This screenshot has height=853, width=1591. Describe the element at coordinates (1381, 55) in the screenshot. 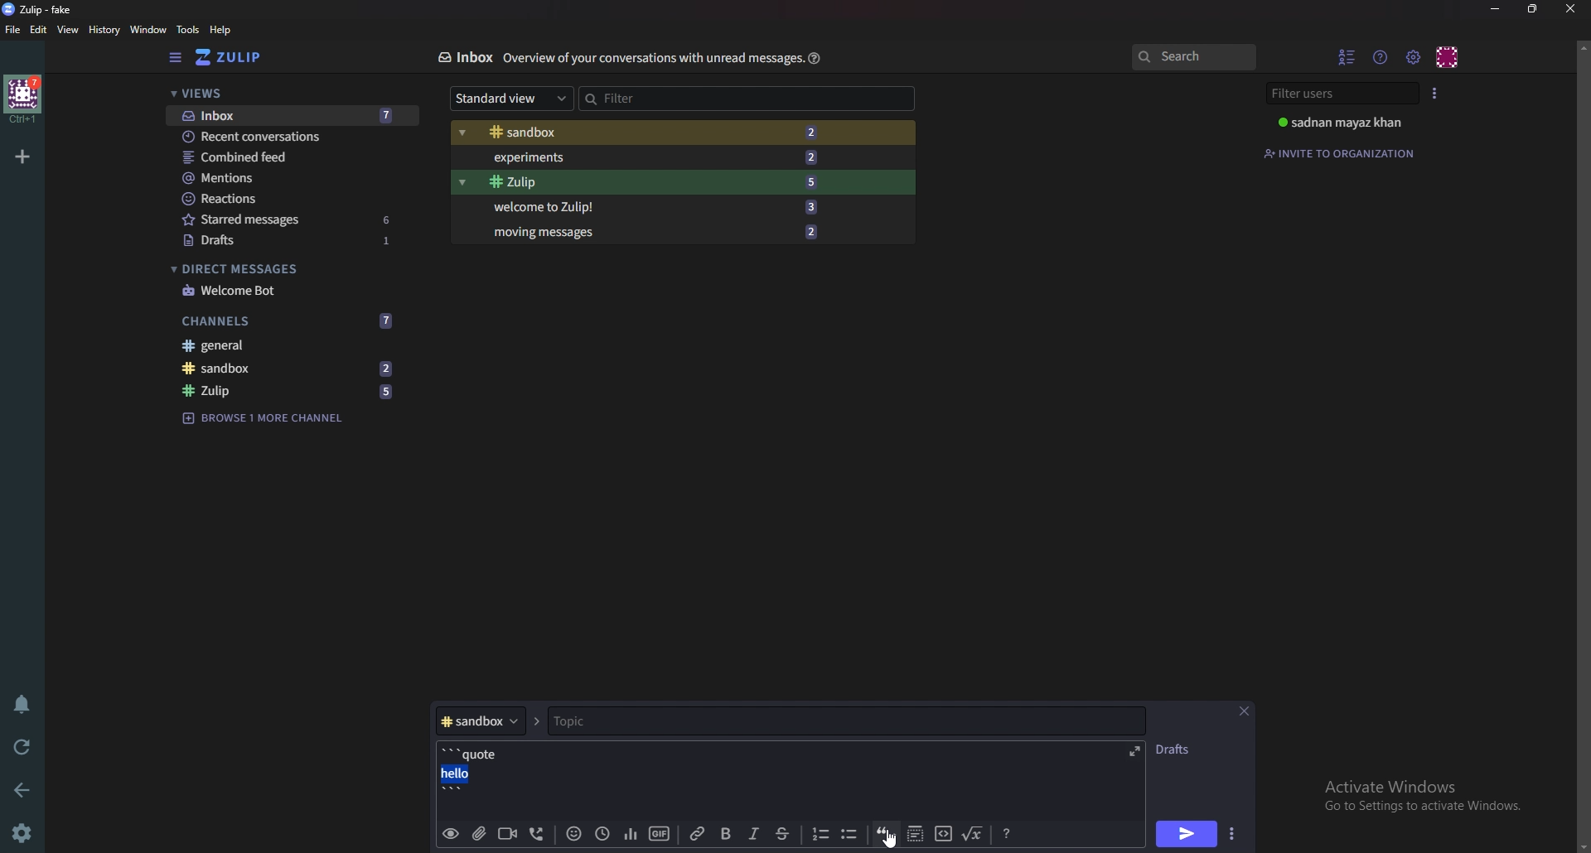

I see `Help menu` at that location.